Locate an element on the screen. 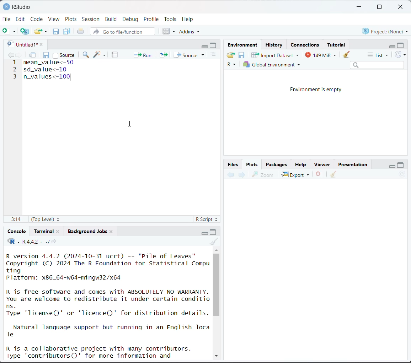 Image resolution: width=411 pixels, height=363 pixels. Environment is empty is located at coordinates (316, 90).